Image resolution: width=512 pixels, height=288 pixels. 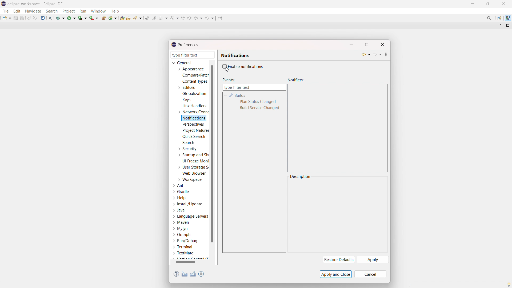 What do you see at coordinates (36, 4) in the screenshot?
I see `title` at bounding box center [36, 4].